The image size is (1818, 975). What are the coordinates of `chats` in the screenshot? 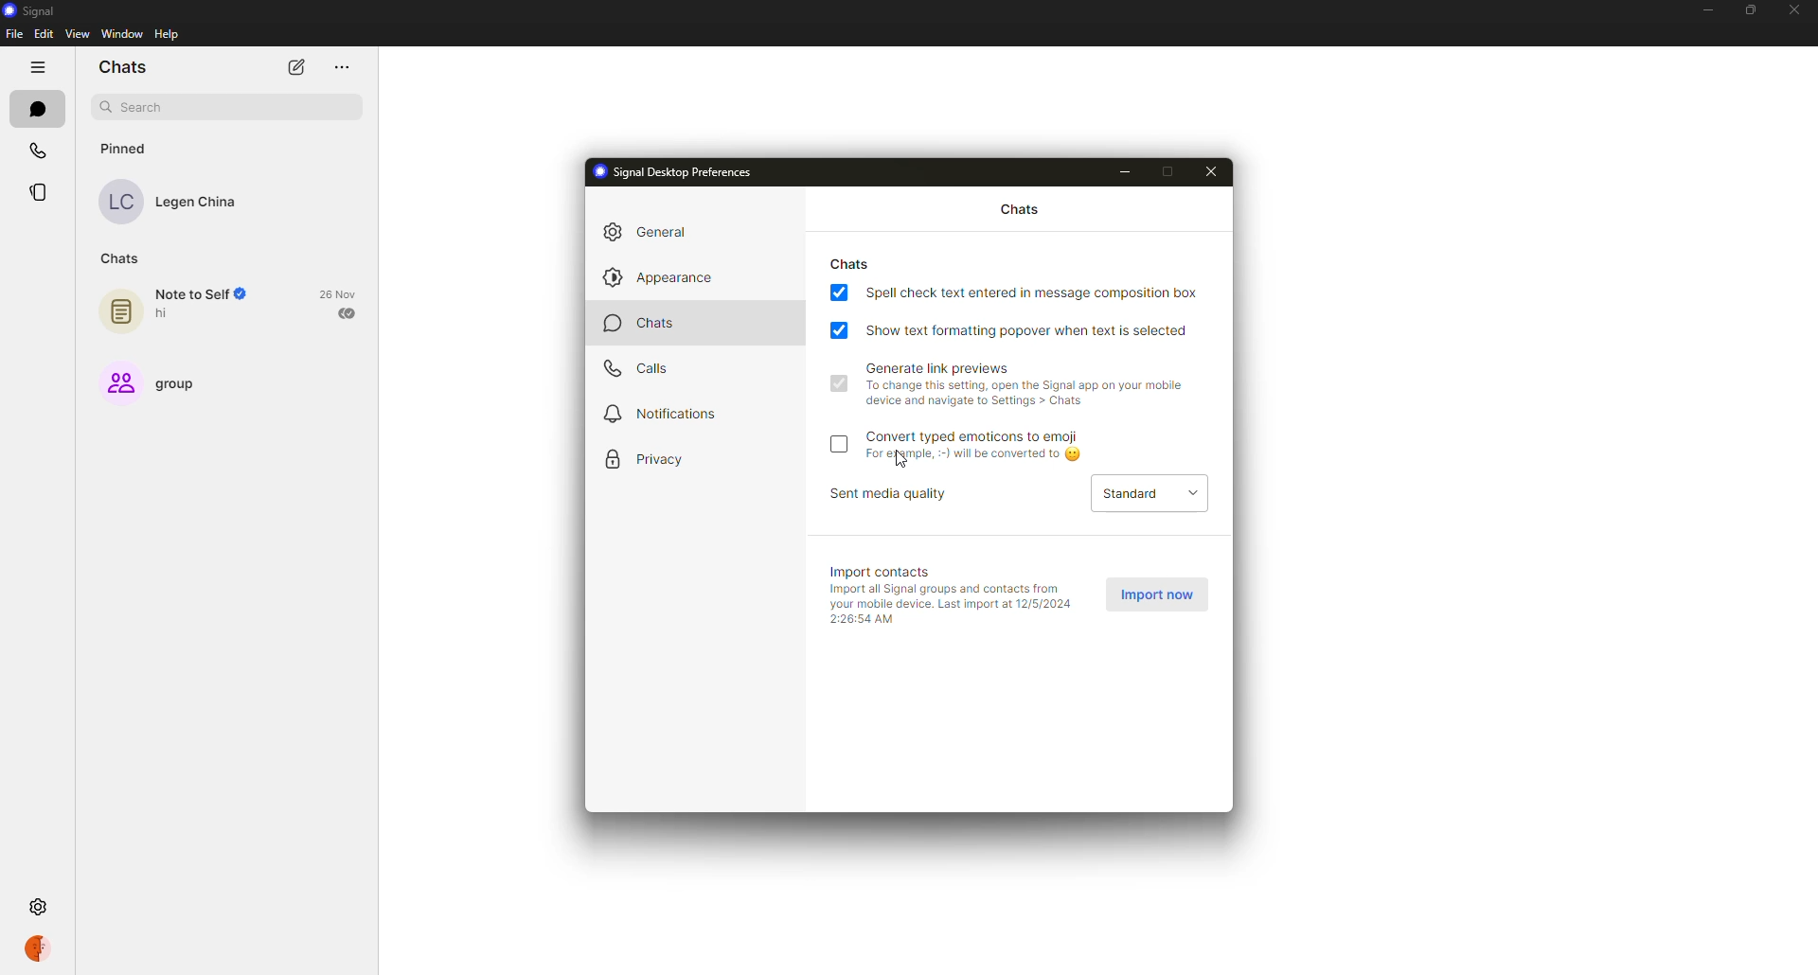 It's located at (36, 109).